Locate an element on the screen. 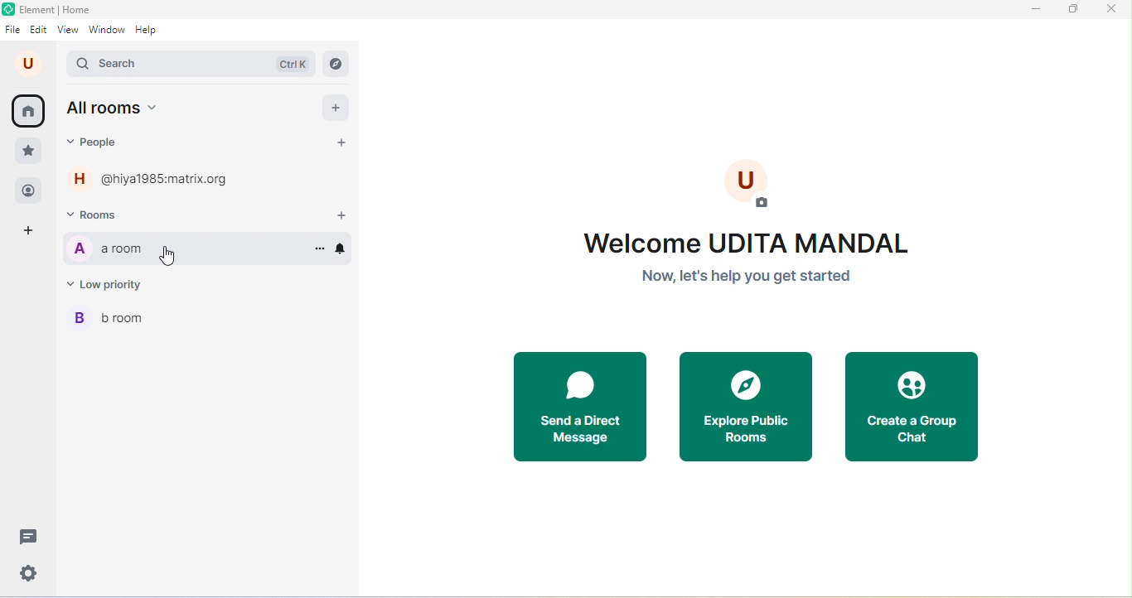  window is located at coordinates (107, 31).